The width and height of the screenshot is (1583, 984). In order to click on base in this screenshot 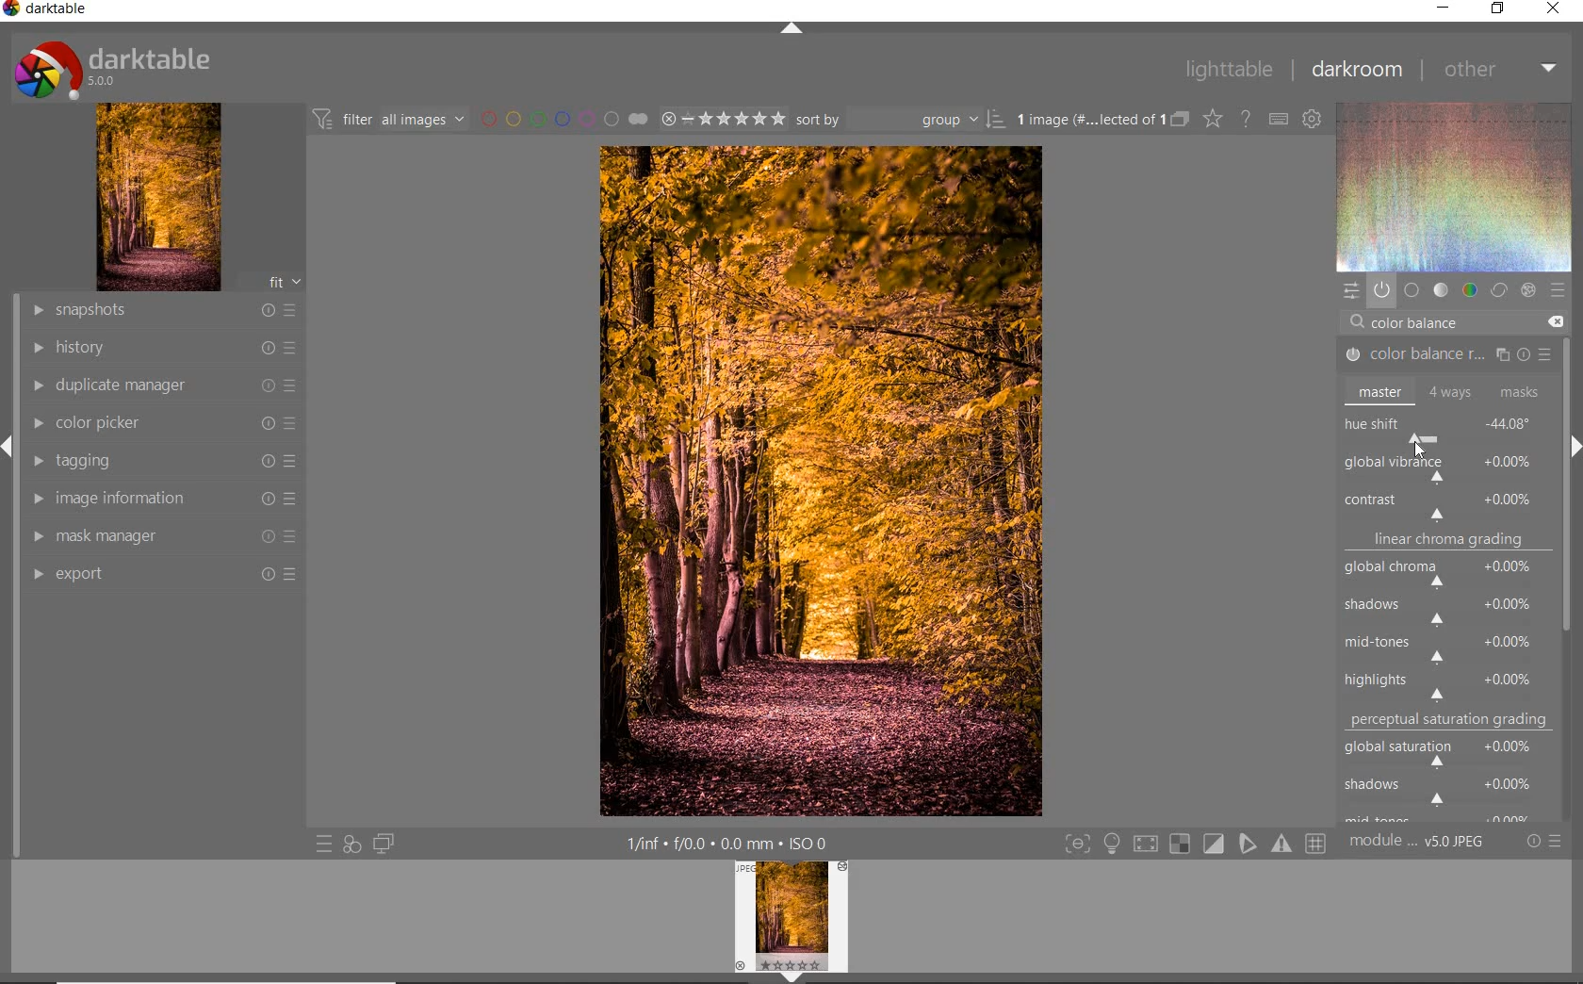, I will do `click(1412, 290)`.